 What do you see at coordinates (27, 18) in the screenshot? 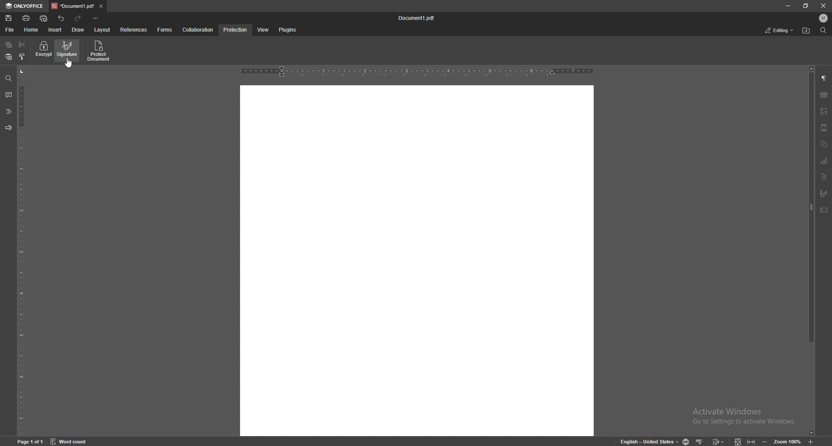
I see `print` at bounding box center [27, 18].